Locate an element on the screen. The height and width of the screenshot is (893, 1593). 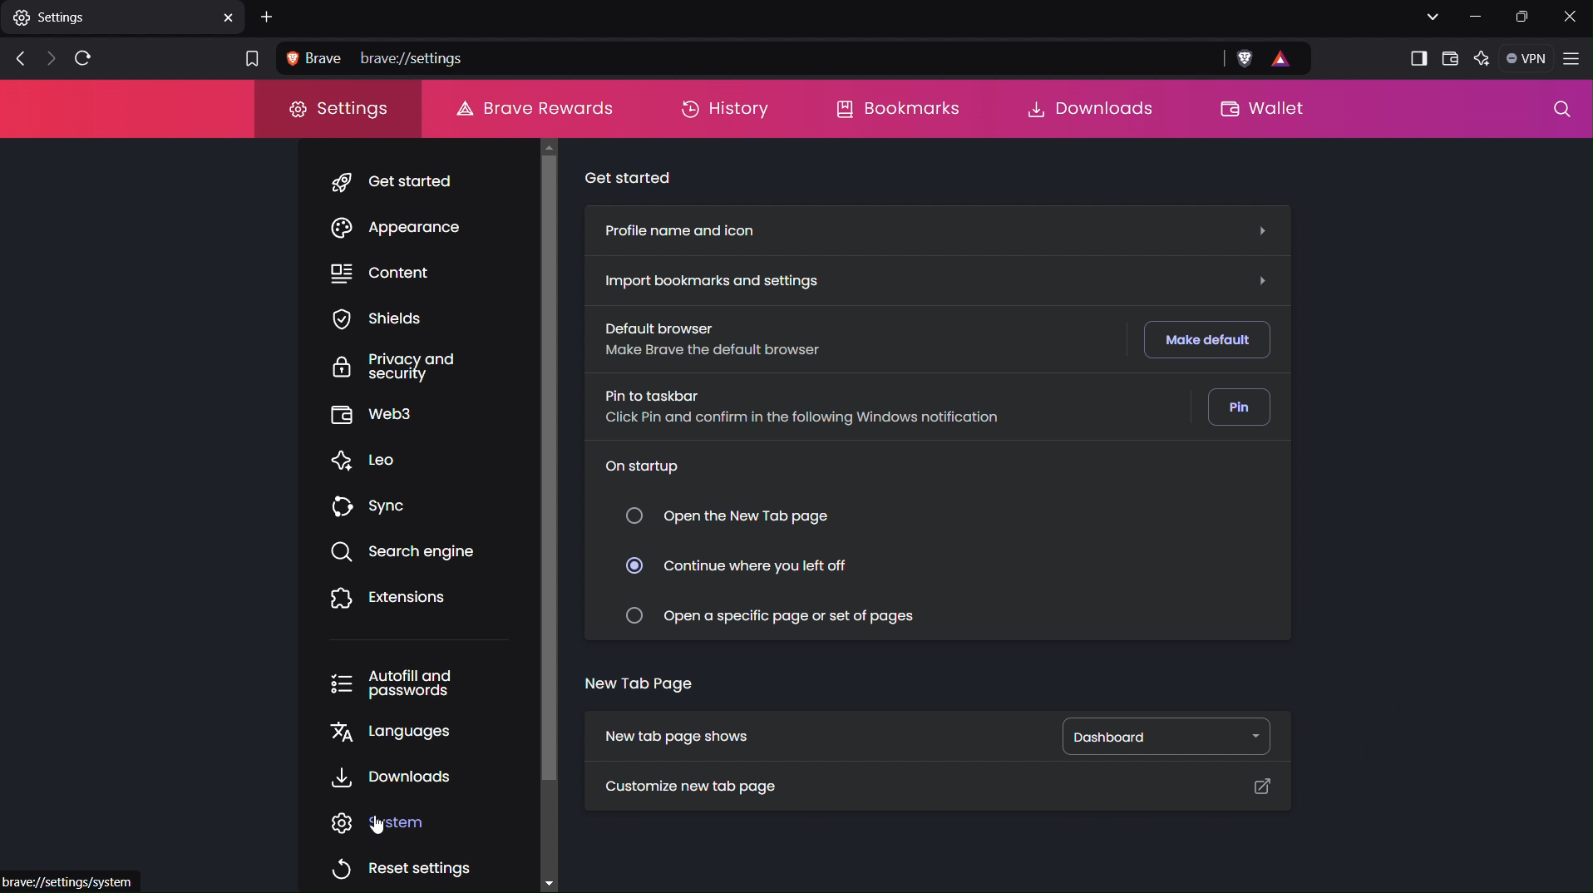
Address Bar is located at coordinates (796, 59).